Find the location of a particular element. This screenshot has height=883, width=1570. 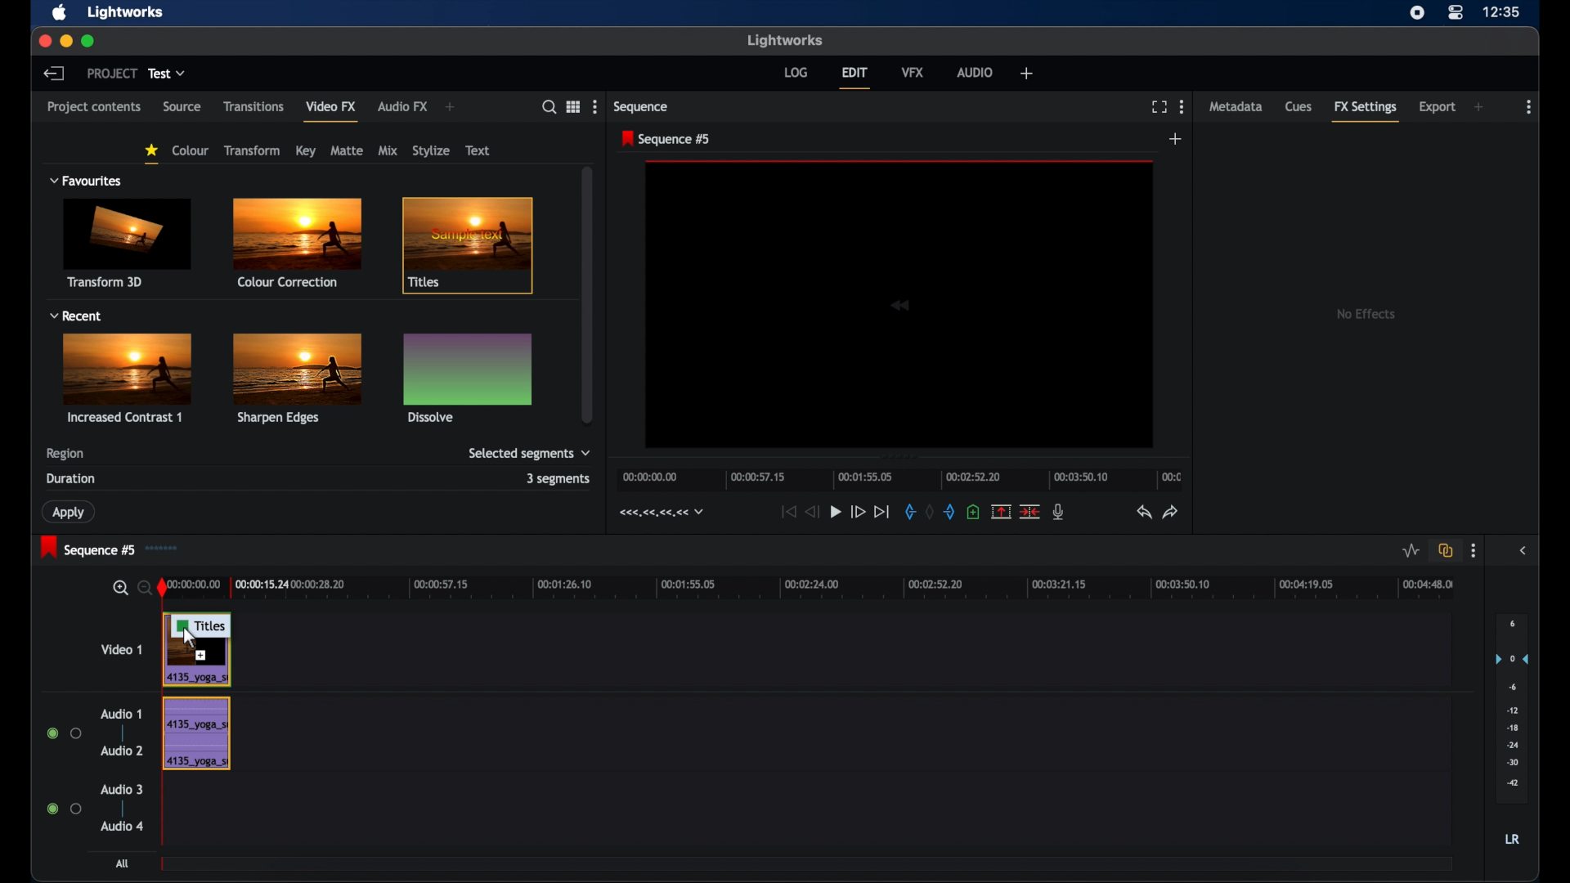

add is located at coordinates (451, 106).